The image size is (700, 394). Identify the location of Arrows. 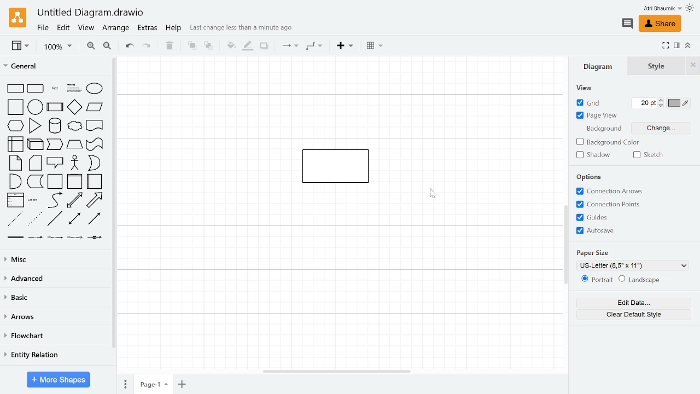
(57, 315).